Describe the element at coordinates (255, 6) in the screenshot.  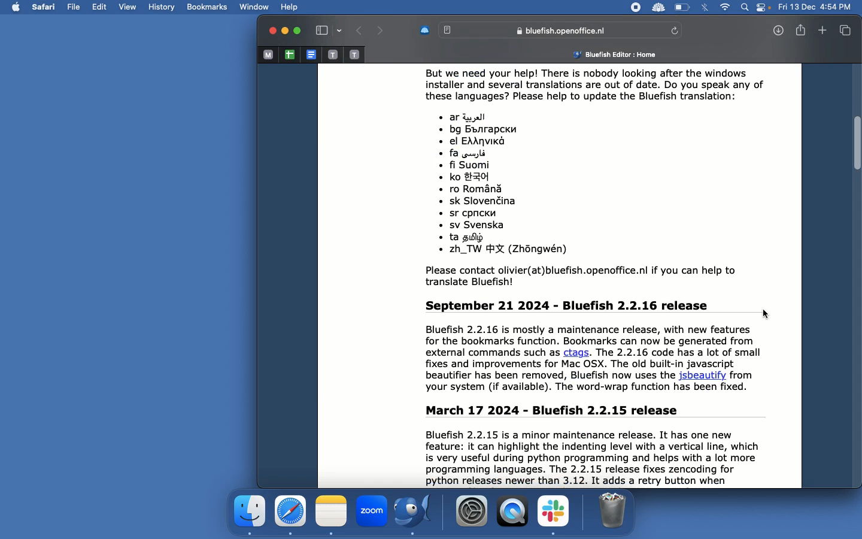
I see `Window` at that location.